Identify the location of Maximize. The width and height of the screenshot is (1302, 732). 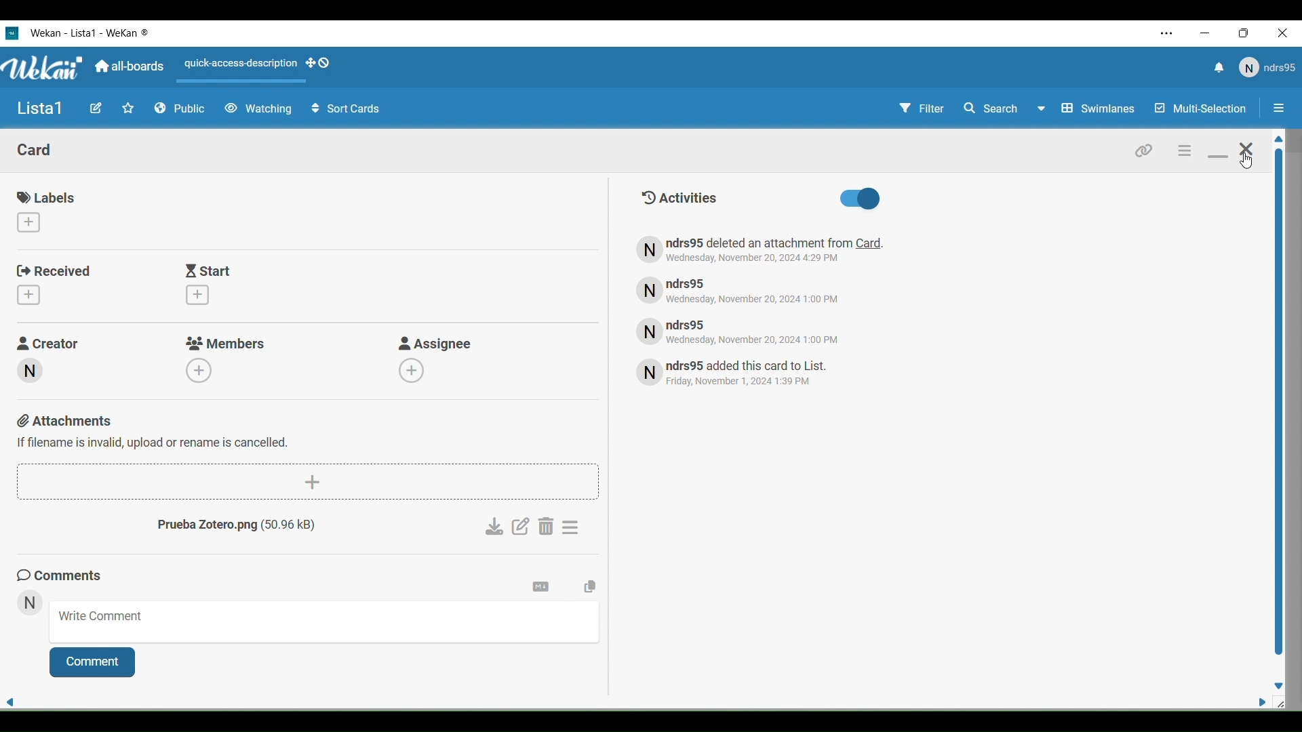
(1248, 34).